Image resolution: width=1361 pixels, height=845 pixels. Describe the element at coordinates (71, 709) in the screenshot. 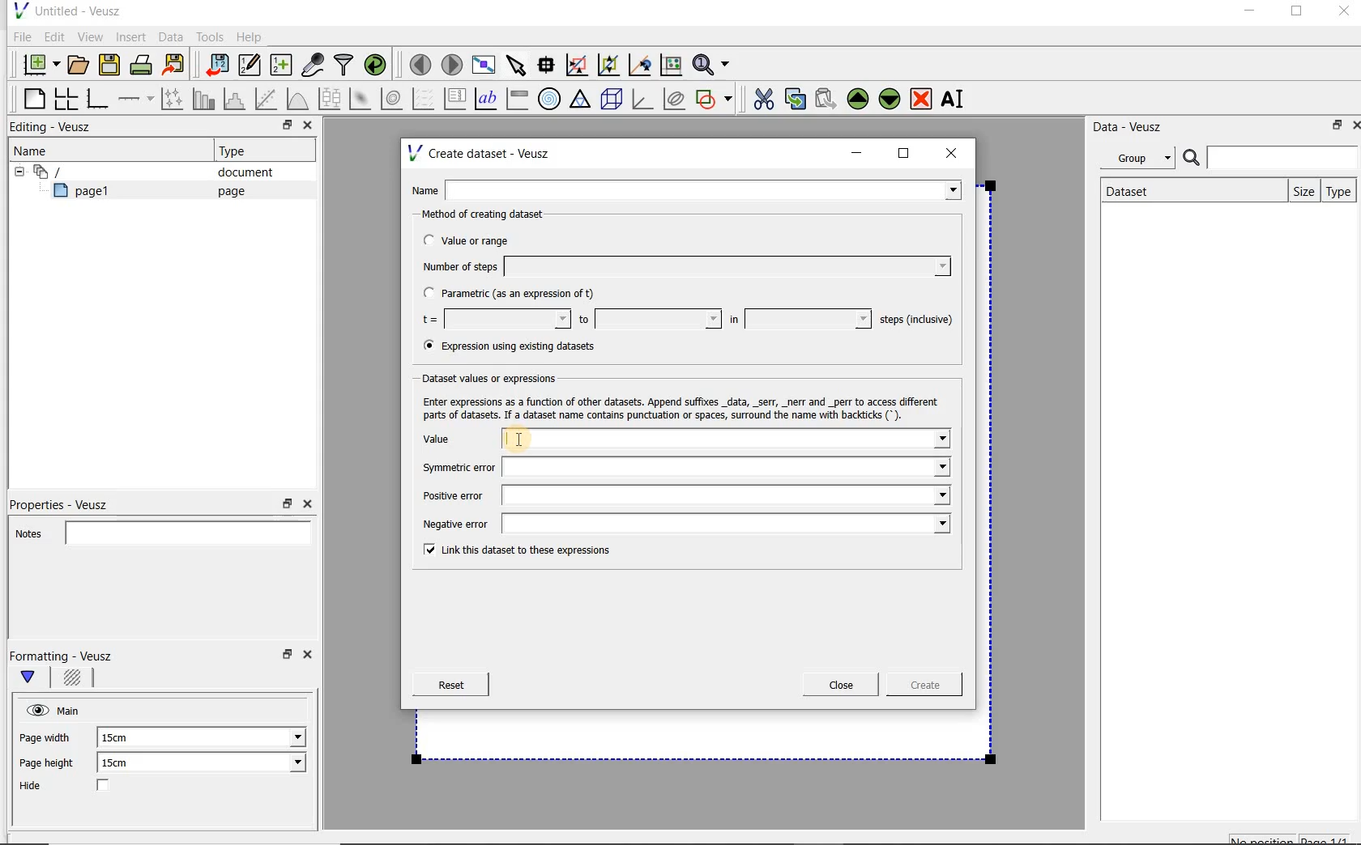

I see `Main` at that location.